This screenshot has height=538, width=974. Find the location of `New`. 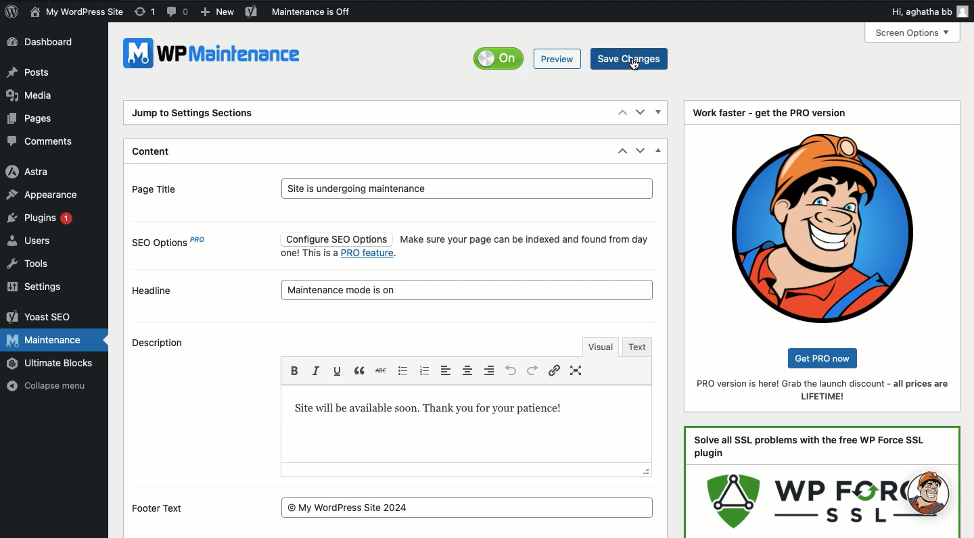

New is located at coordinates (218, 12).